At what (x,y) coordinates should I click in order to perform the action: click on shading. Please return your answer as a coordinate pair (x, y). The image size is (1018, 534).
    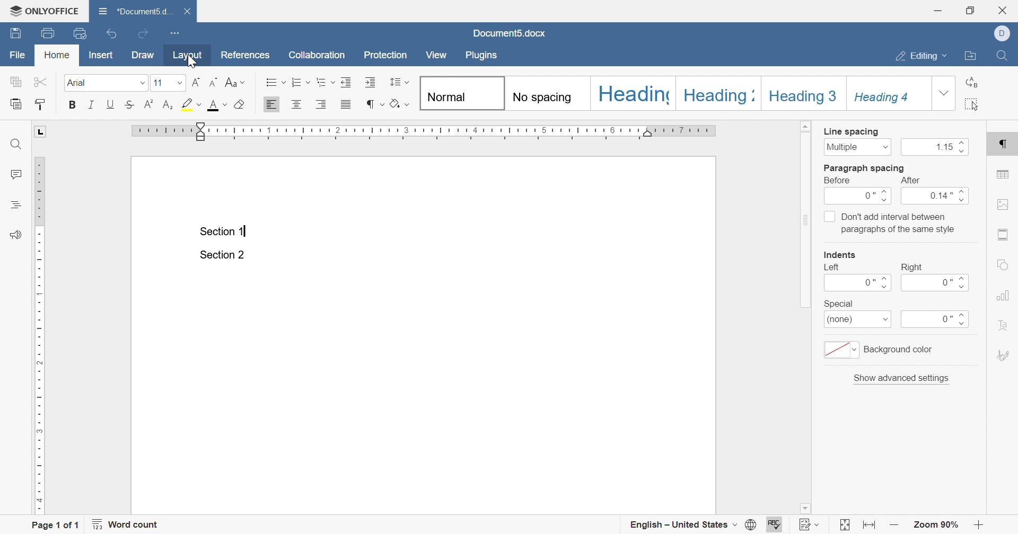
    Looking at the image, I should click on (400, 103).